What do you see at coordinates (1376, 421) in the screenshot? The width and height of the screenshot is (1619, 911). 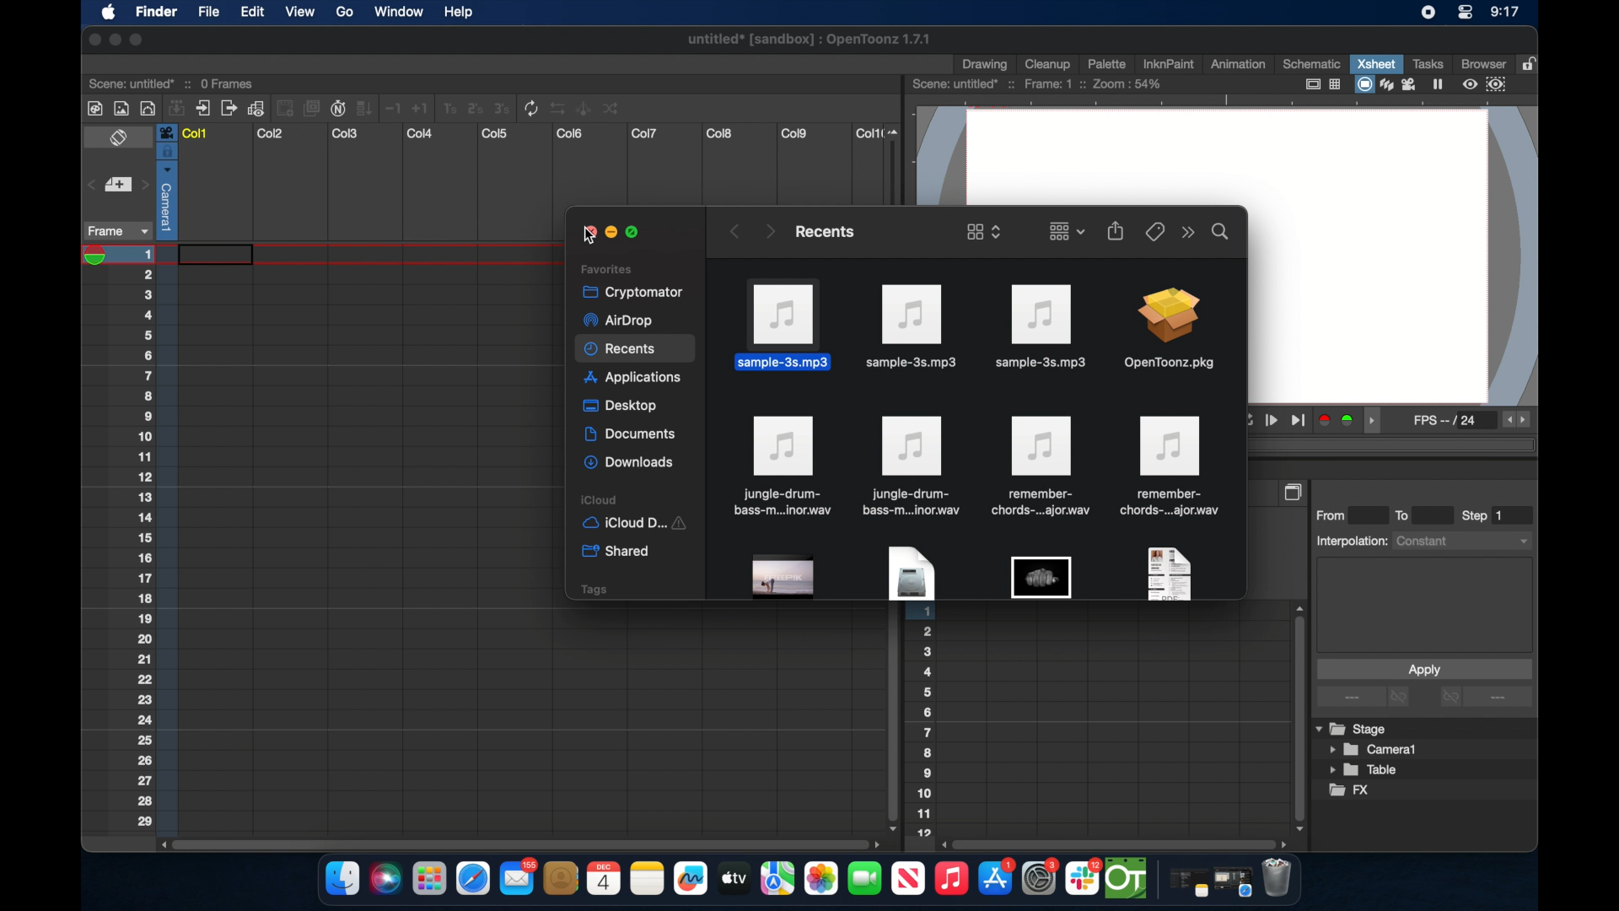 I see `drag handle` at bounding box center [1376, 421].